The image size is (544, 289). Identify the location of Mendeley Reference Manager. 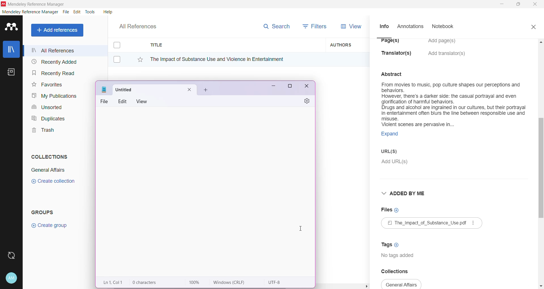
(30, 12).